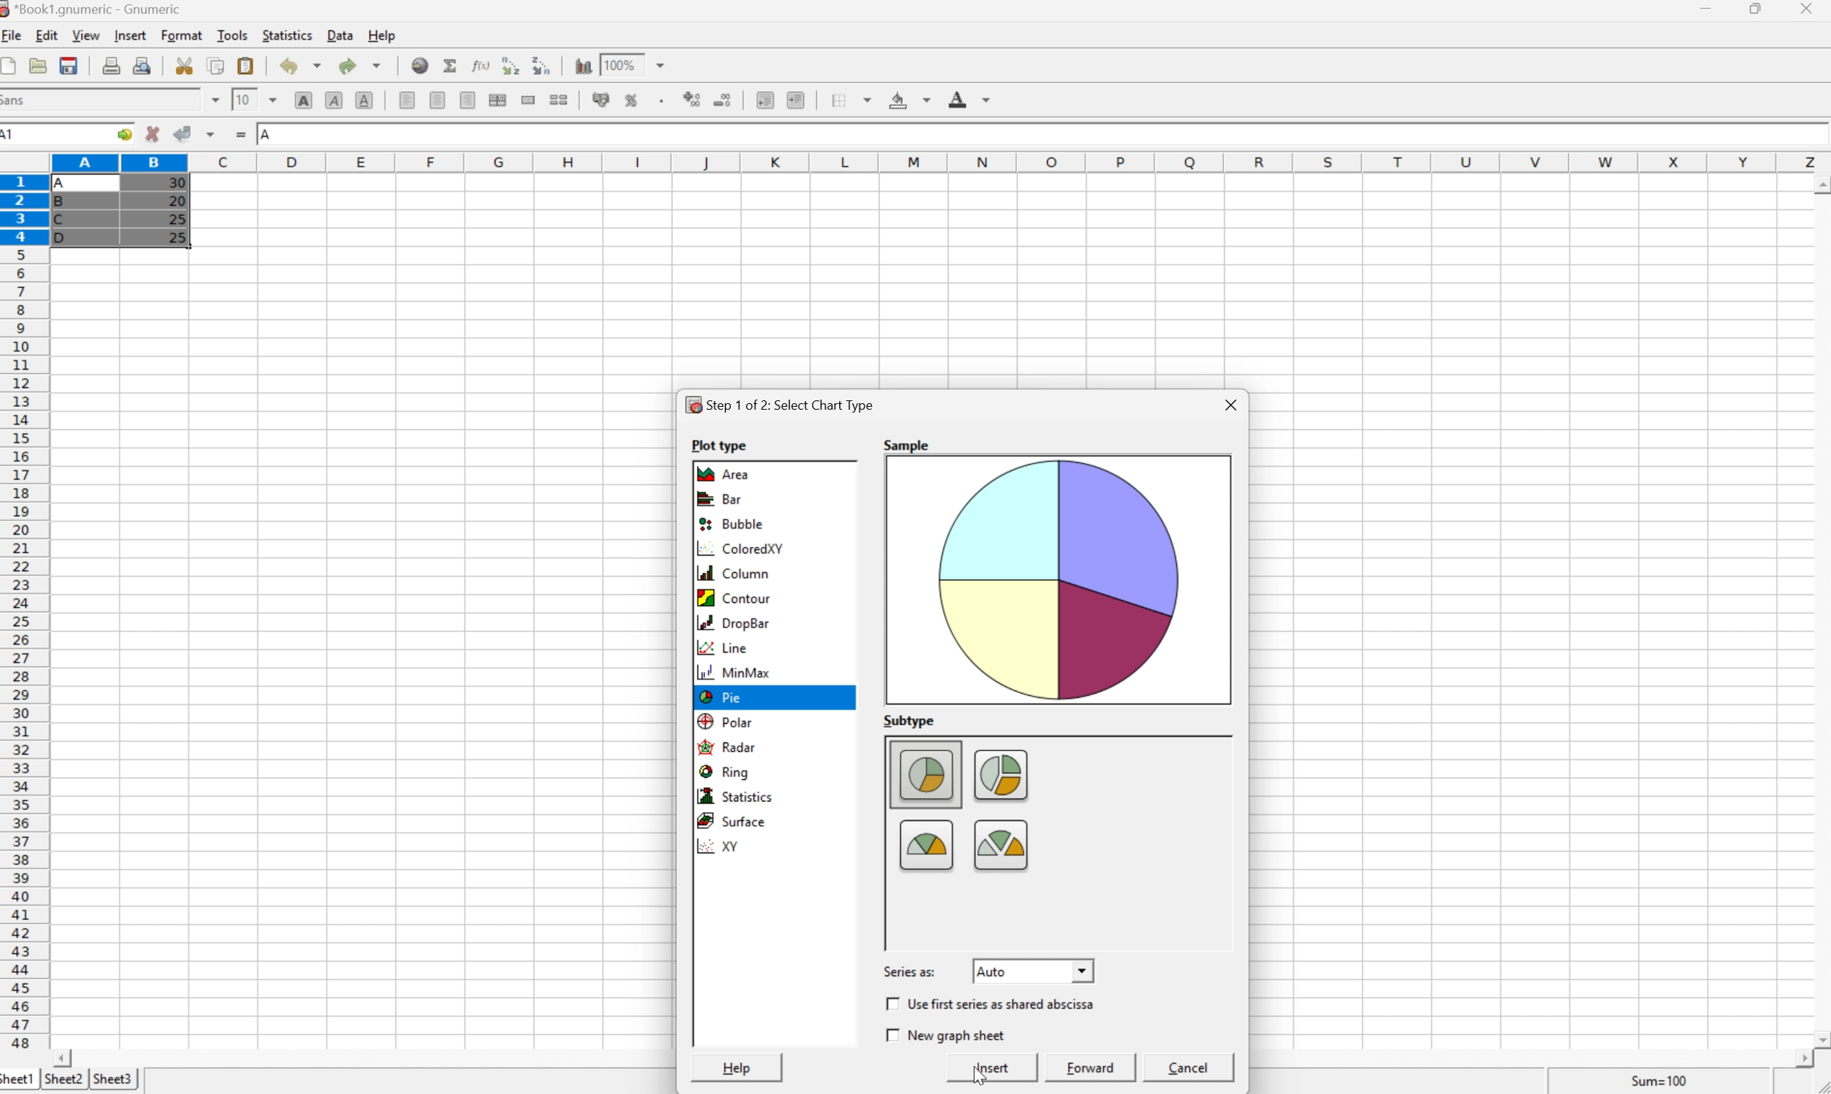 This screenshot has width=1831, height=1094. I want to click on Statistics, so click(288, 35).